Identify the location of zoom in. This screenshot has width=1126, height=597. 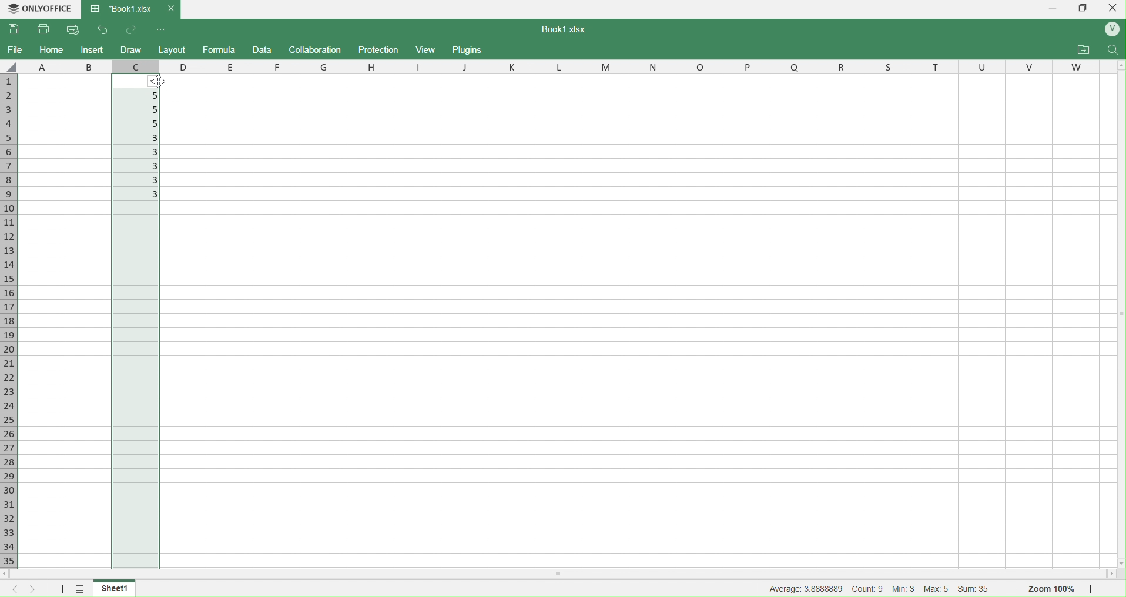
(1091, 589).